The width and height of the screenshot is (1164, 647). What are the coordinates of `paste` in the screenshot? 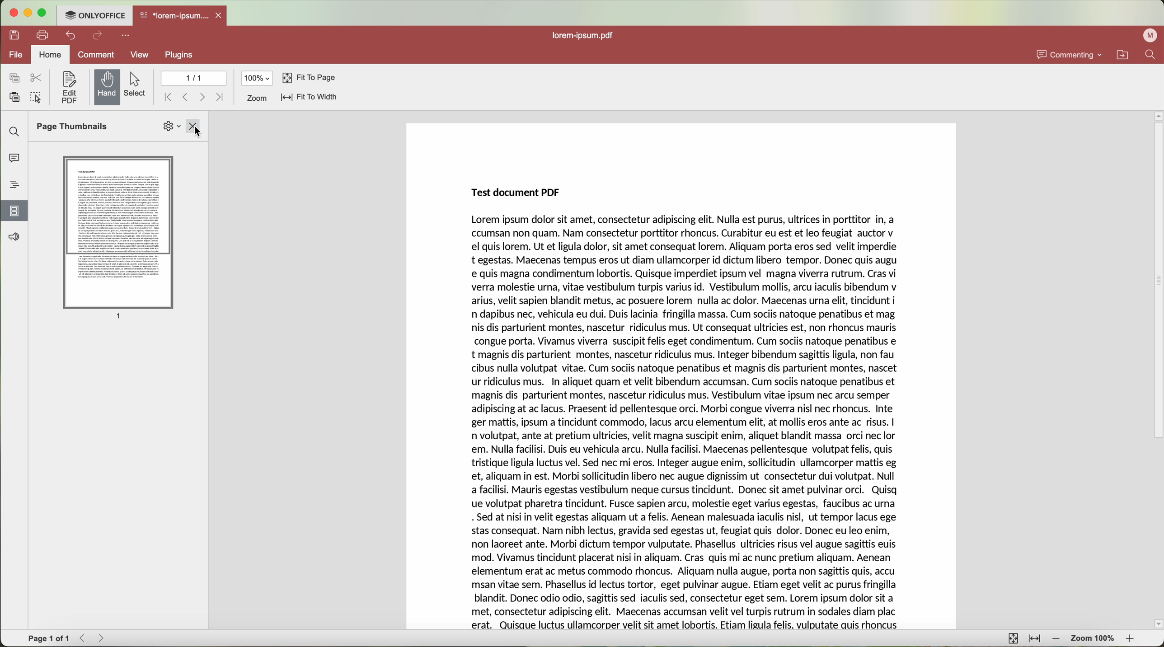 It's located at (11, 97).